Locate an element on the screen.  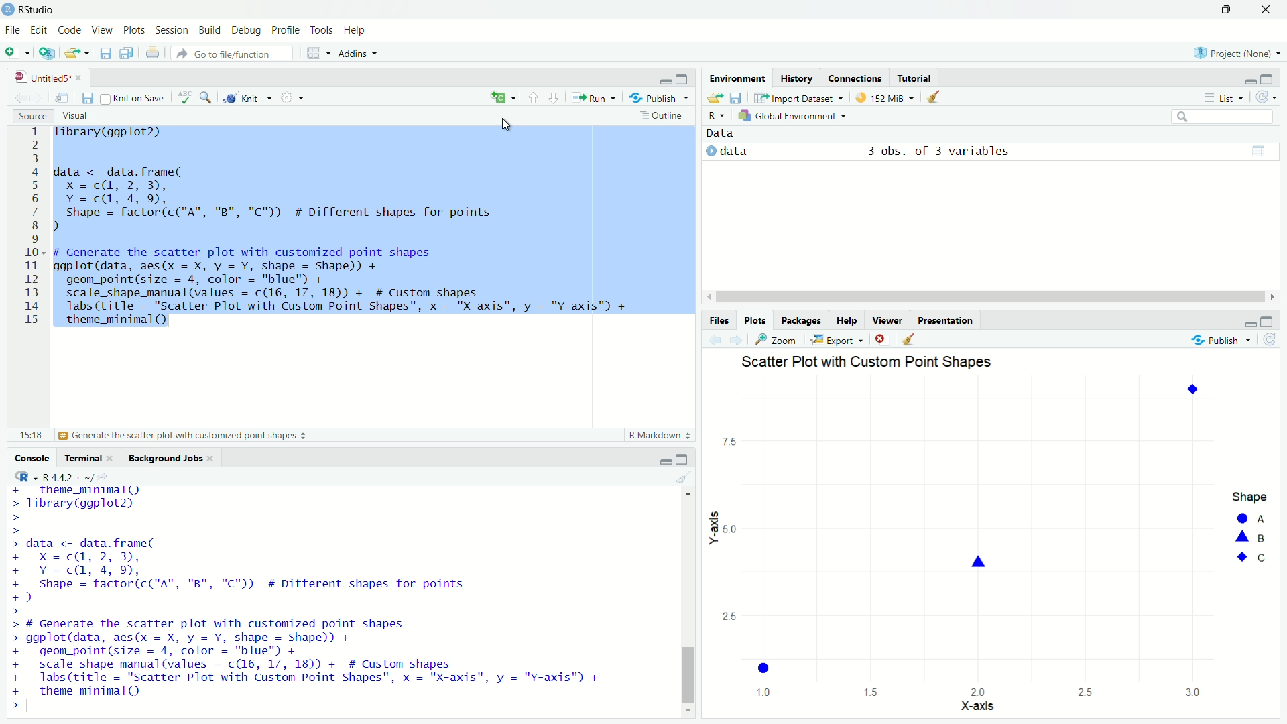
Connections is located at coordinates (854, 77).